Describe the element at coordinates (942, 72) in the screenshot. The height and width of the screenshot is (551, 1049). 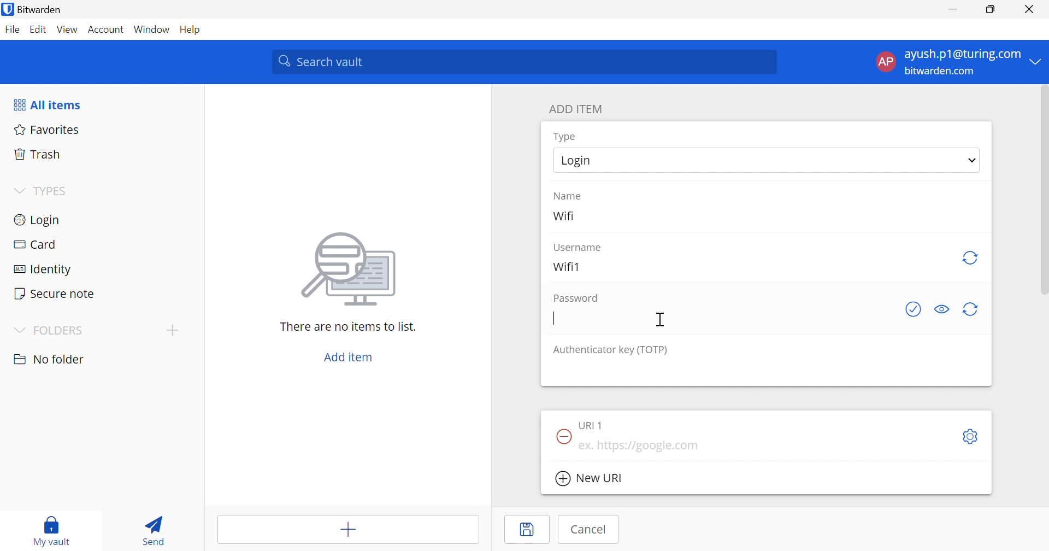
I see `bitwarden.com` at that location.